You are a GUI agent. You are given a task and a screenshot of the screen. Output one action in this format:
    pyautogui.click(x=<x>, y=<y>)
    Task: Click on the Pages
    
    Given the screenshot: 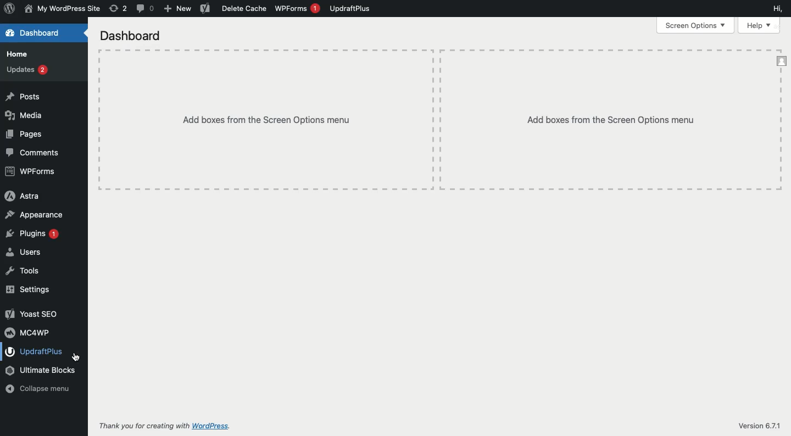 What is the action you would take?
    pyautogui.click(x=26, y=133)
    